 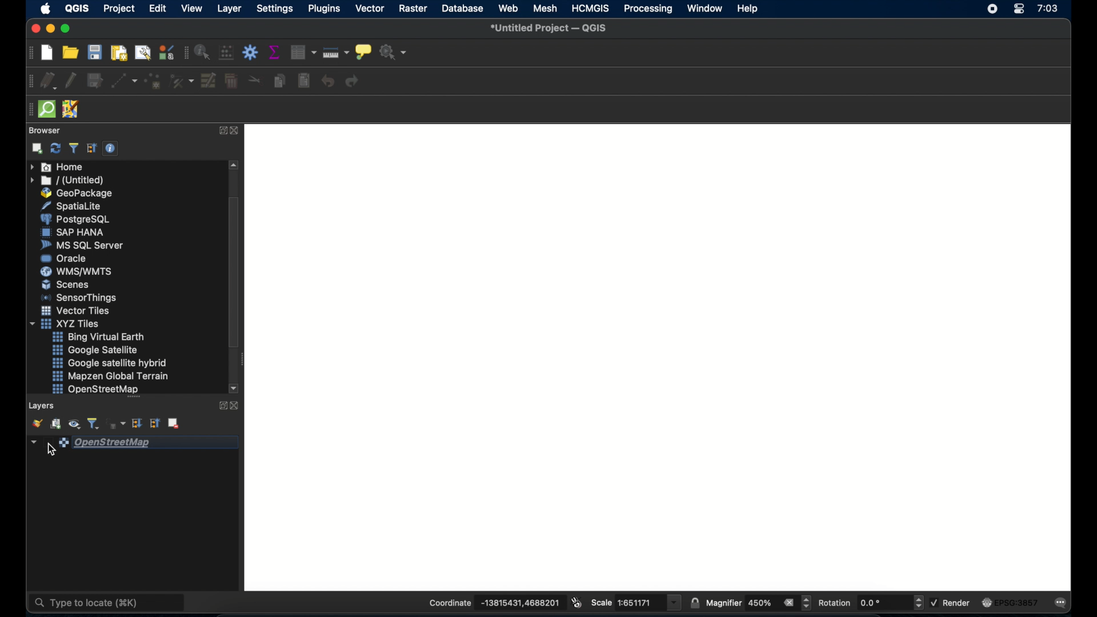 I want to click on render, so click(x=953, y=603).